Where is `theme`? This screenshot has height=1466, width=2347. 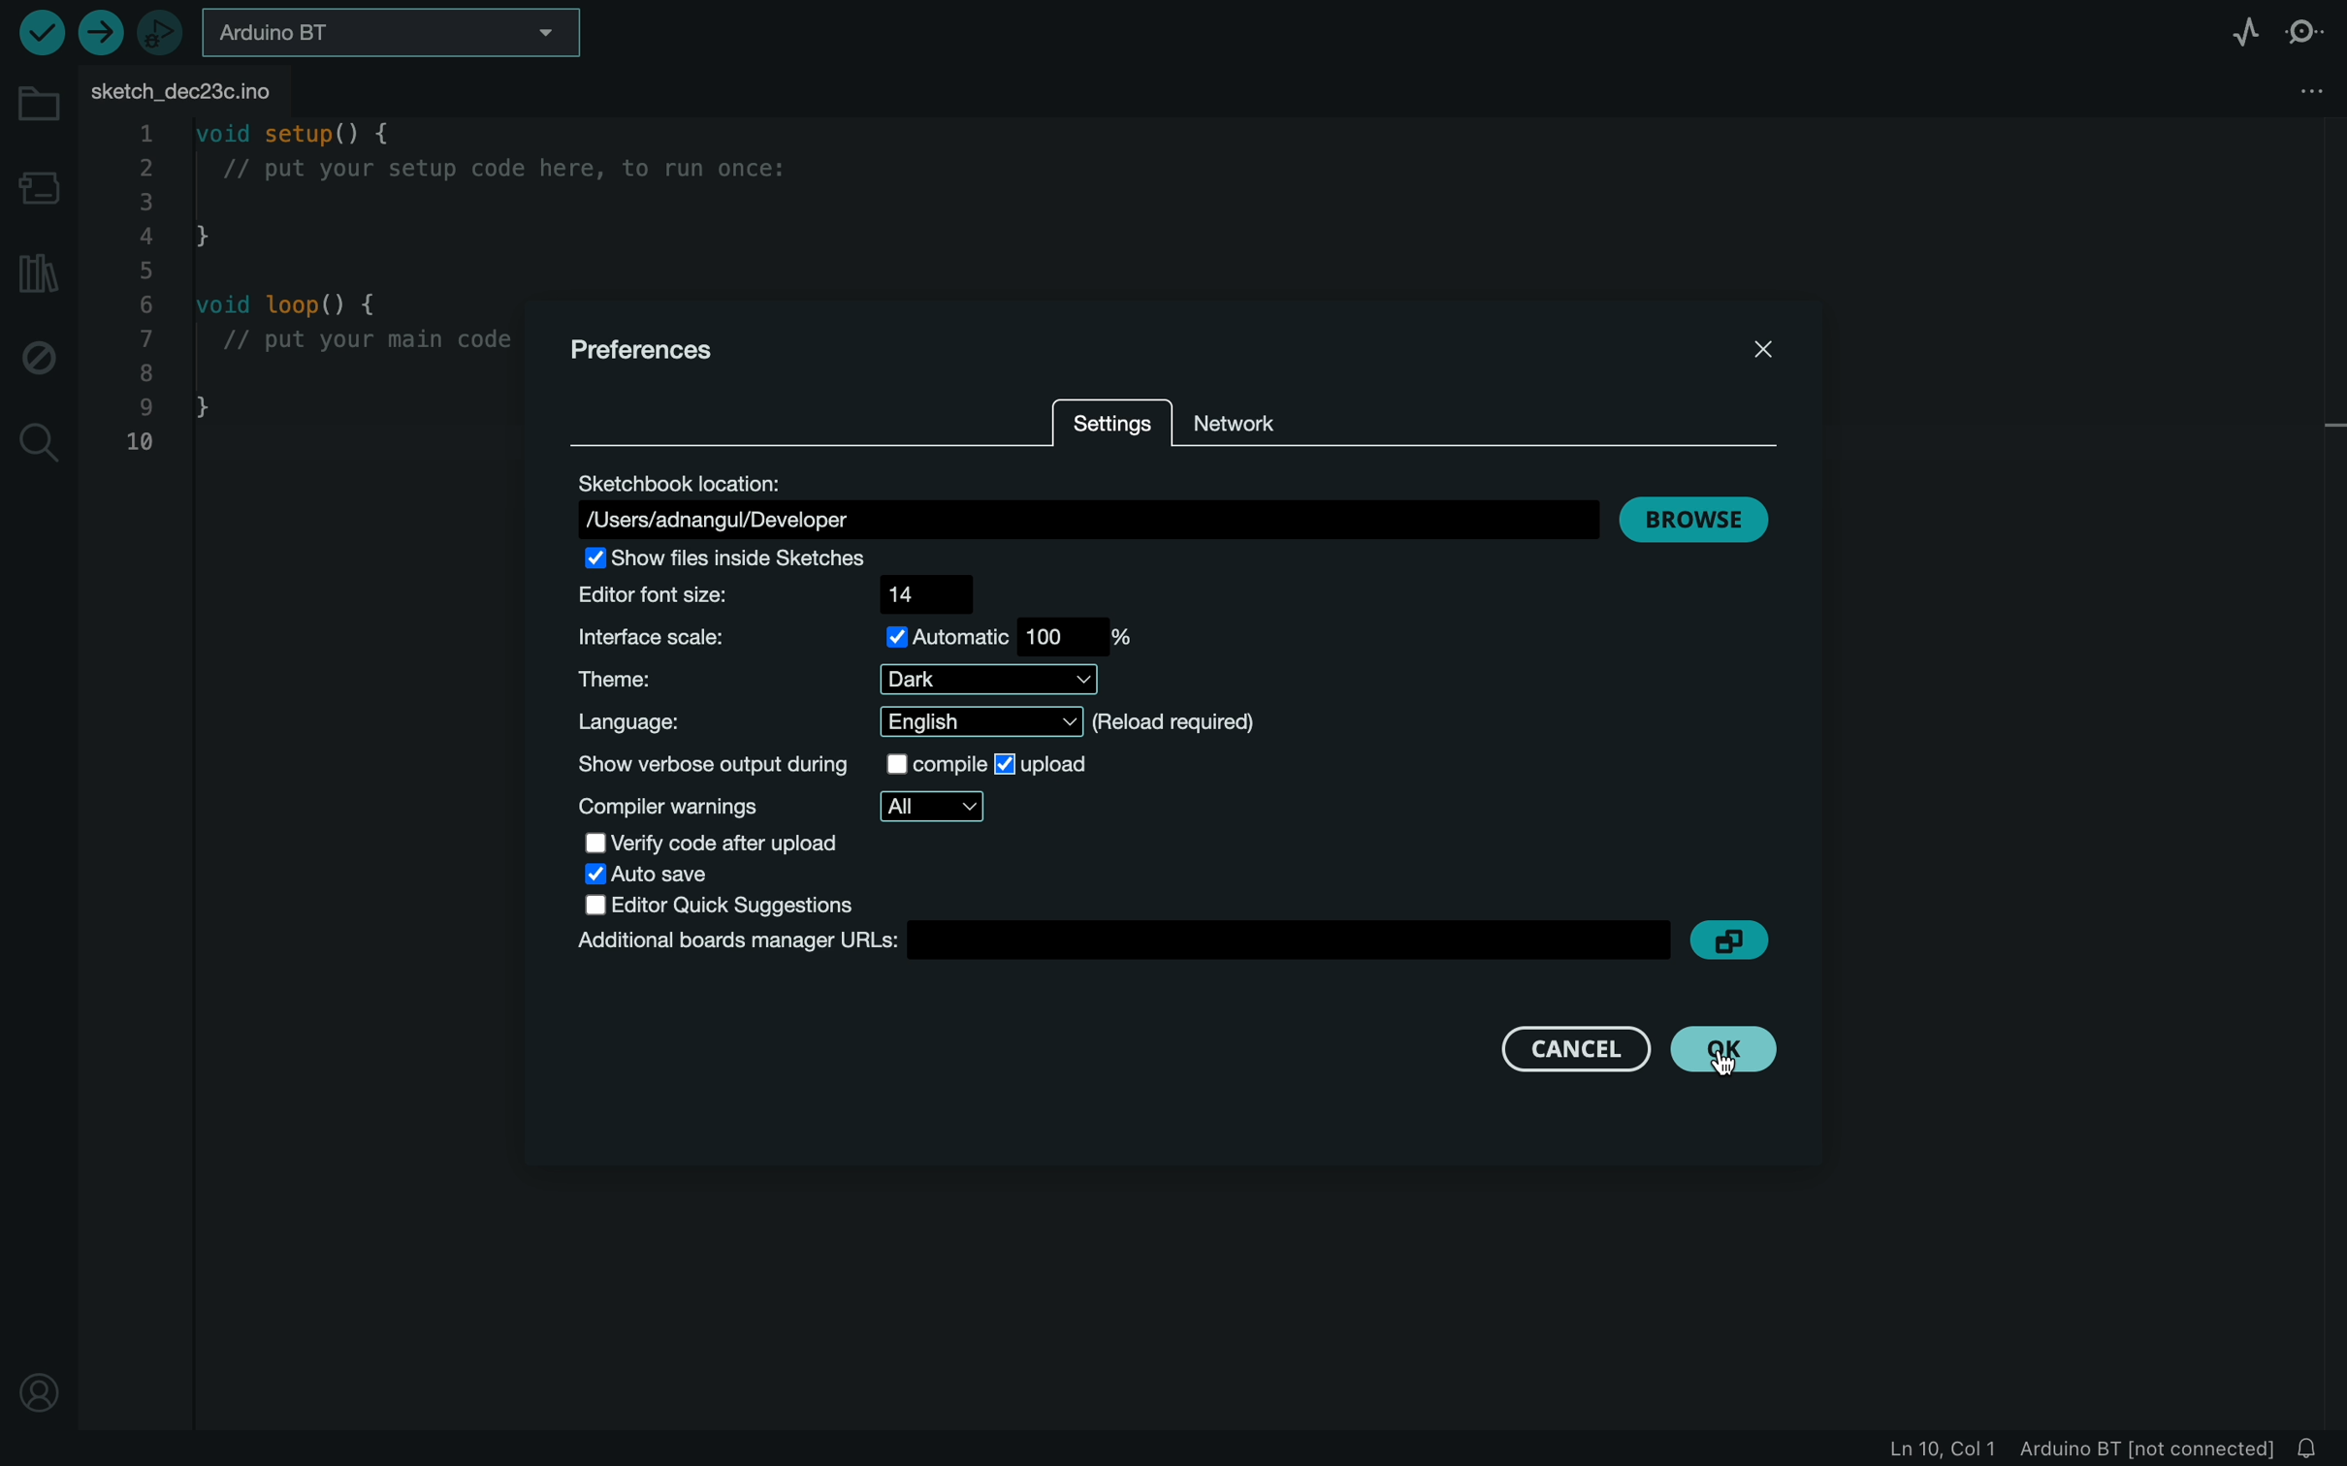
theme is located at coordinates (835, 681).